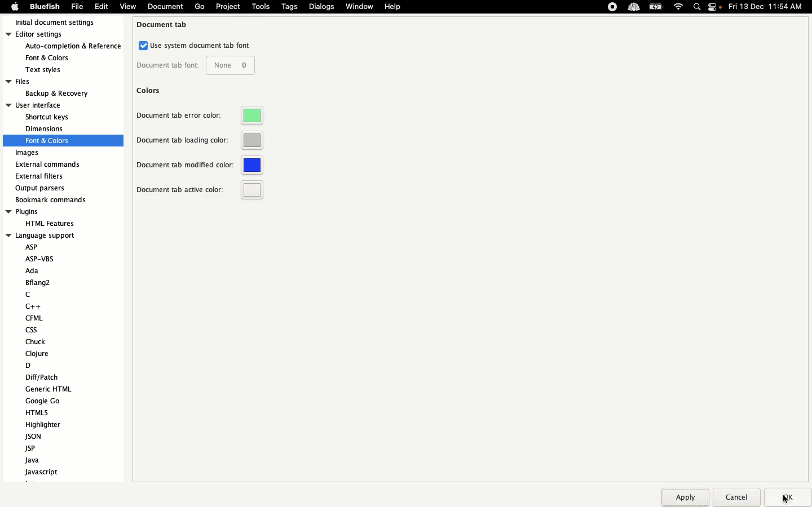  What do you see at coordinates (200, 165) in the screenshot?
I see `Document tab modified color` at bounding box center [200, 165].